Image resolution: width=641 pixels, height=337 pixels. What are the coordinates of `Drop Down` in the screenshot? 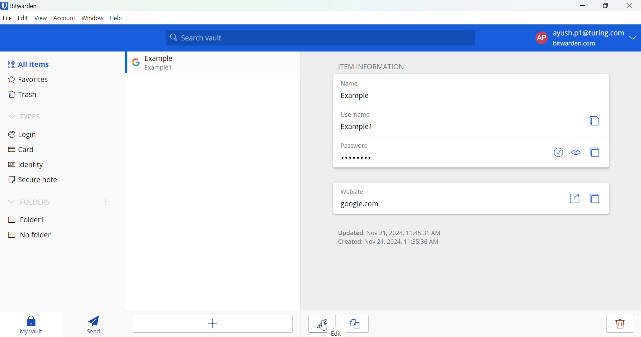 It's located at (634, 36).